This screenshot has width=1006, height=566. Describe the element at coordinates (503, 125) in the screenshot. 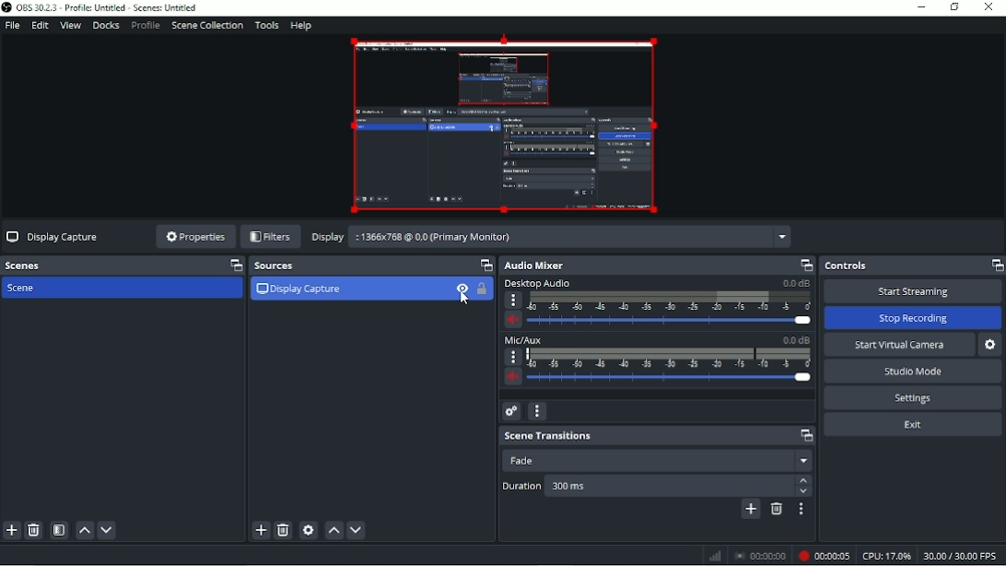

I see `Video` at that location.